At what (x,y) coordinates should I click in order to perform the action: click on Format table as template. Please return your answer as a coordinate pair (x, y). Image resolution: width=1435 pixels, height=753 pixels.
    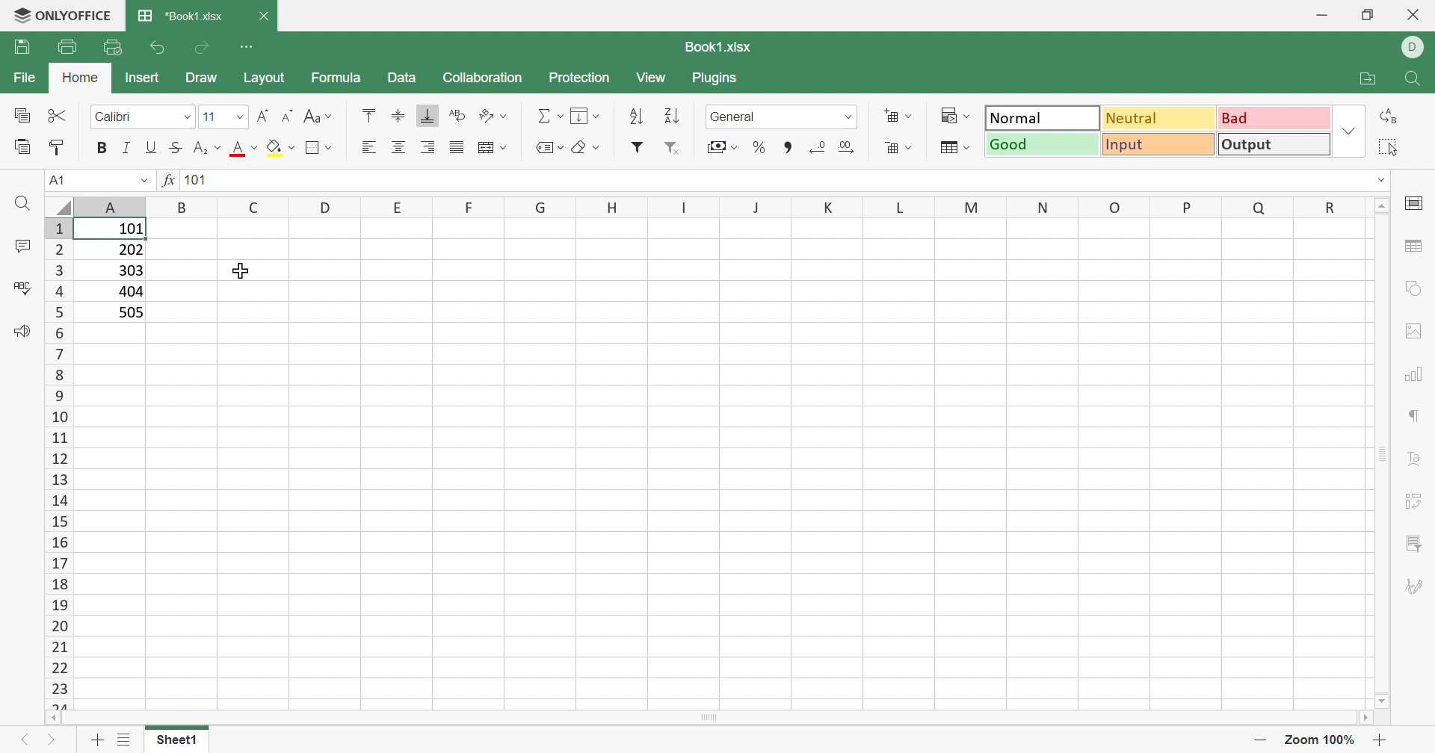
    Looking at the image, I should click on (956, 152).